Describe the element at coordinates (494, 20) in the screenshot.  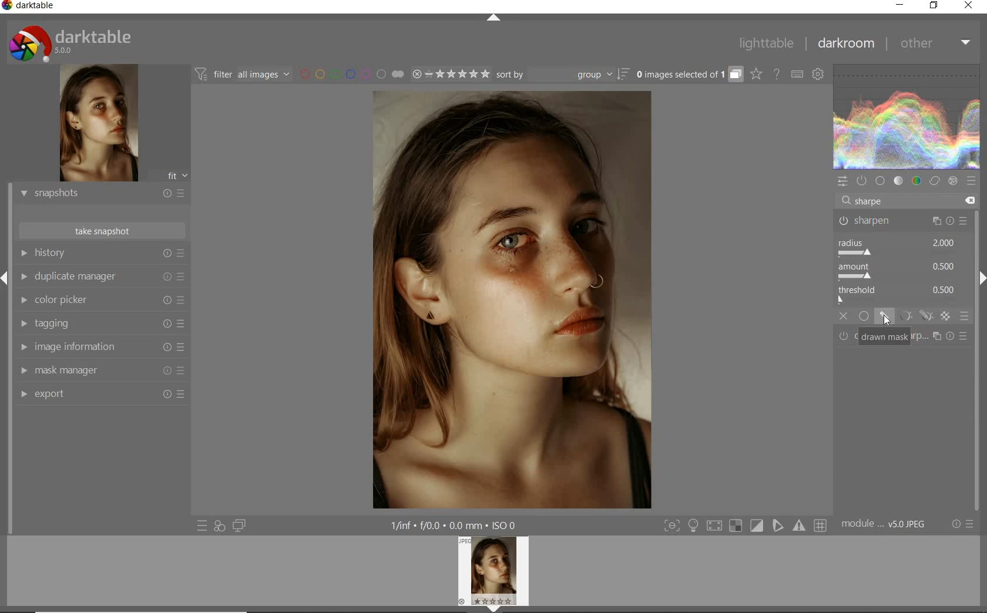
I see `expand/collapse` at that location.